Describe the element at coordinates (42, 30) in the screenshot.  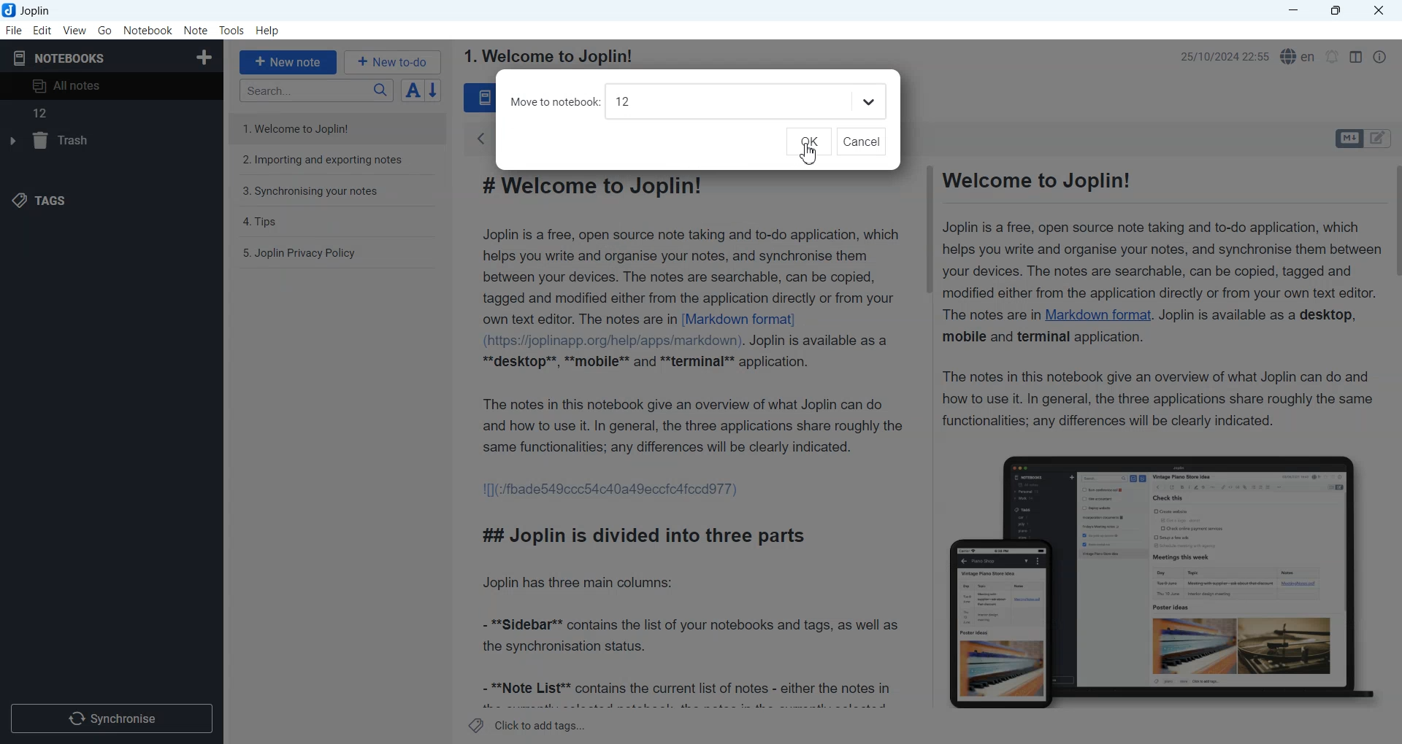
I see `Edit` at that location.